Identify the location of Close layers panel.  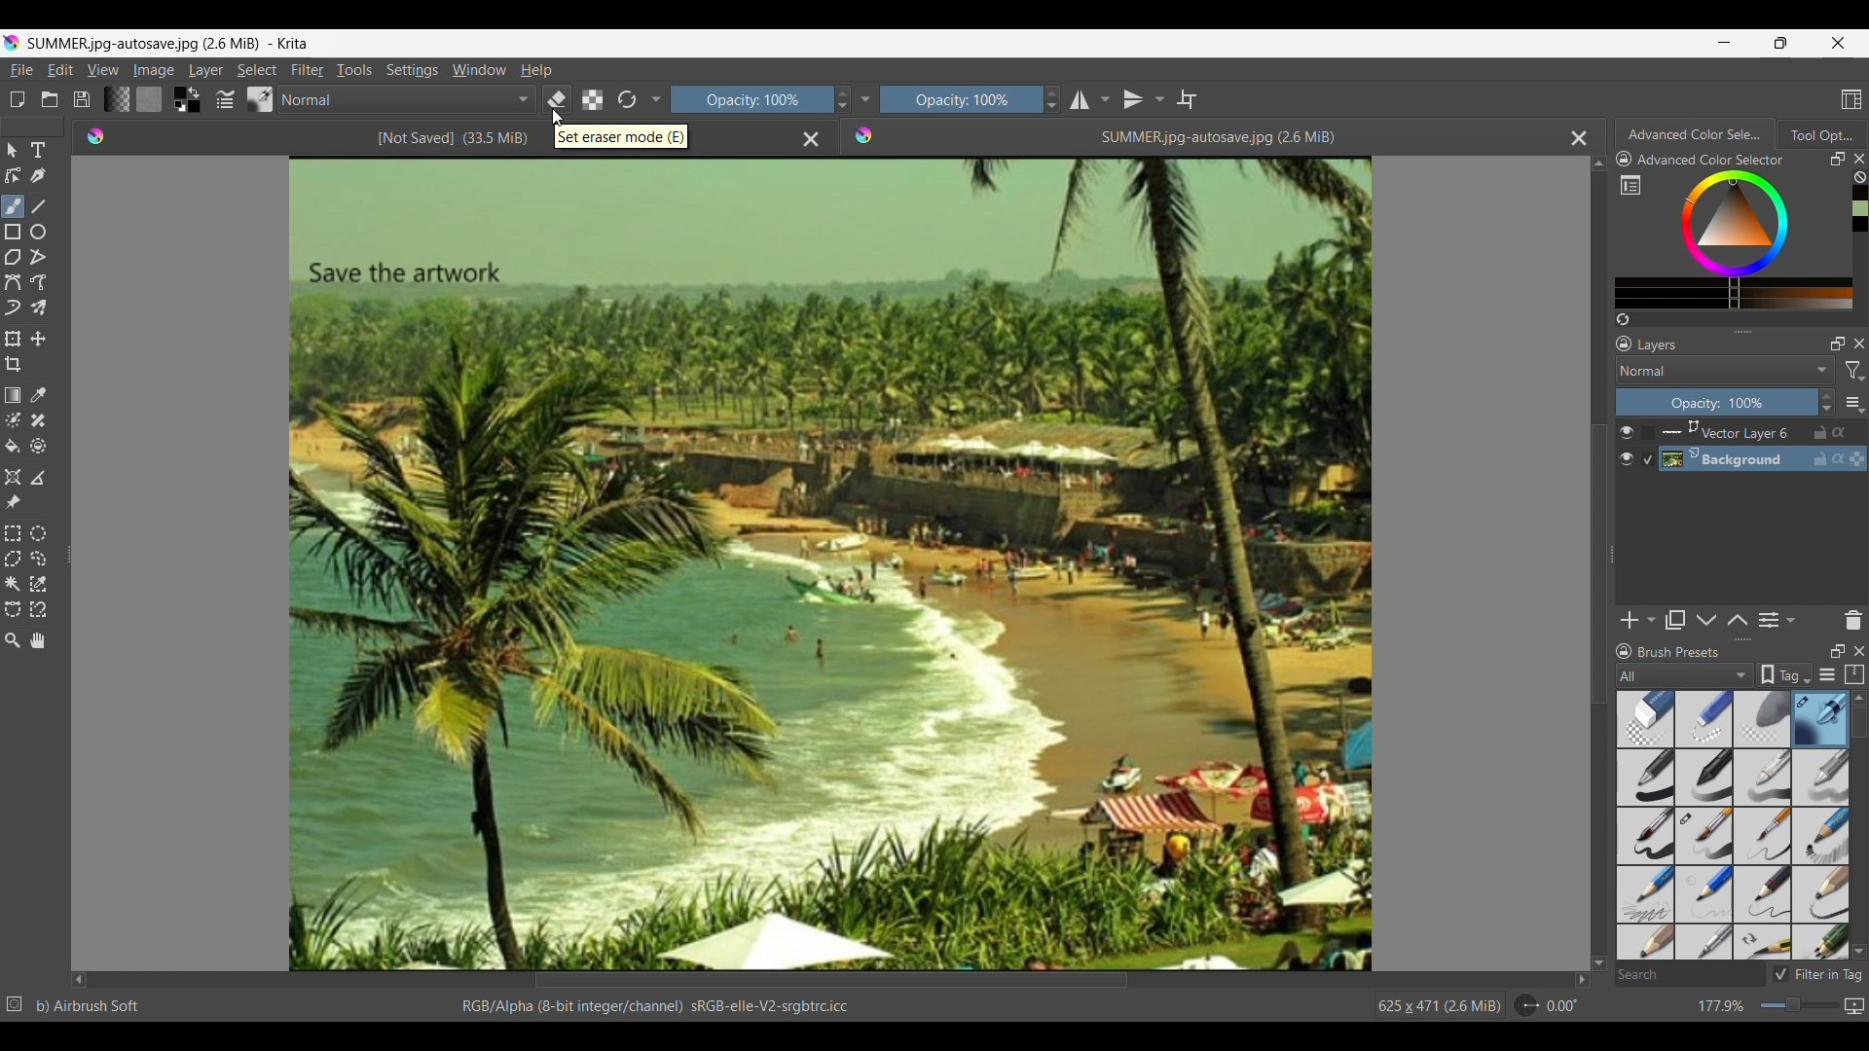
(1856, 344).